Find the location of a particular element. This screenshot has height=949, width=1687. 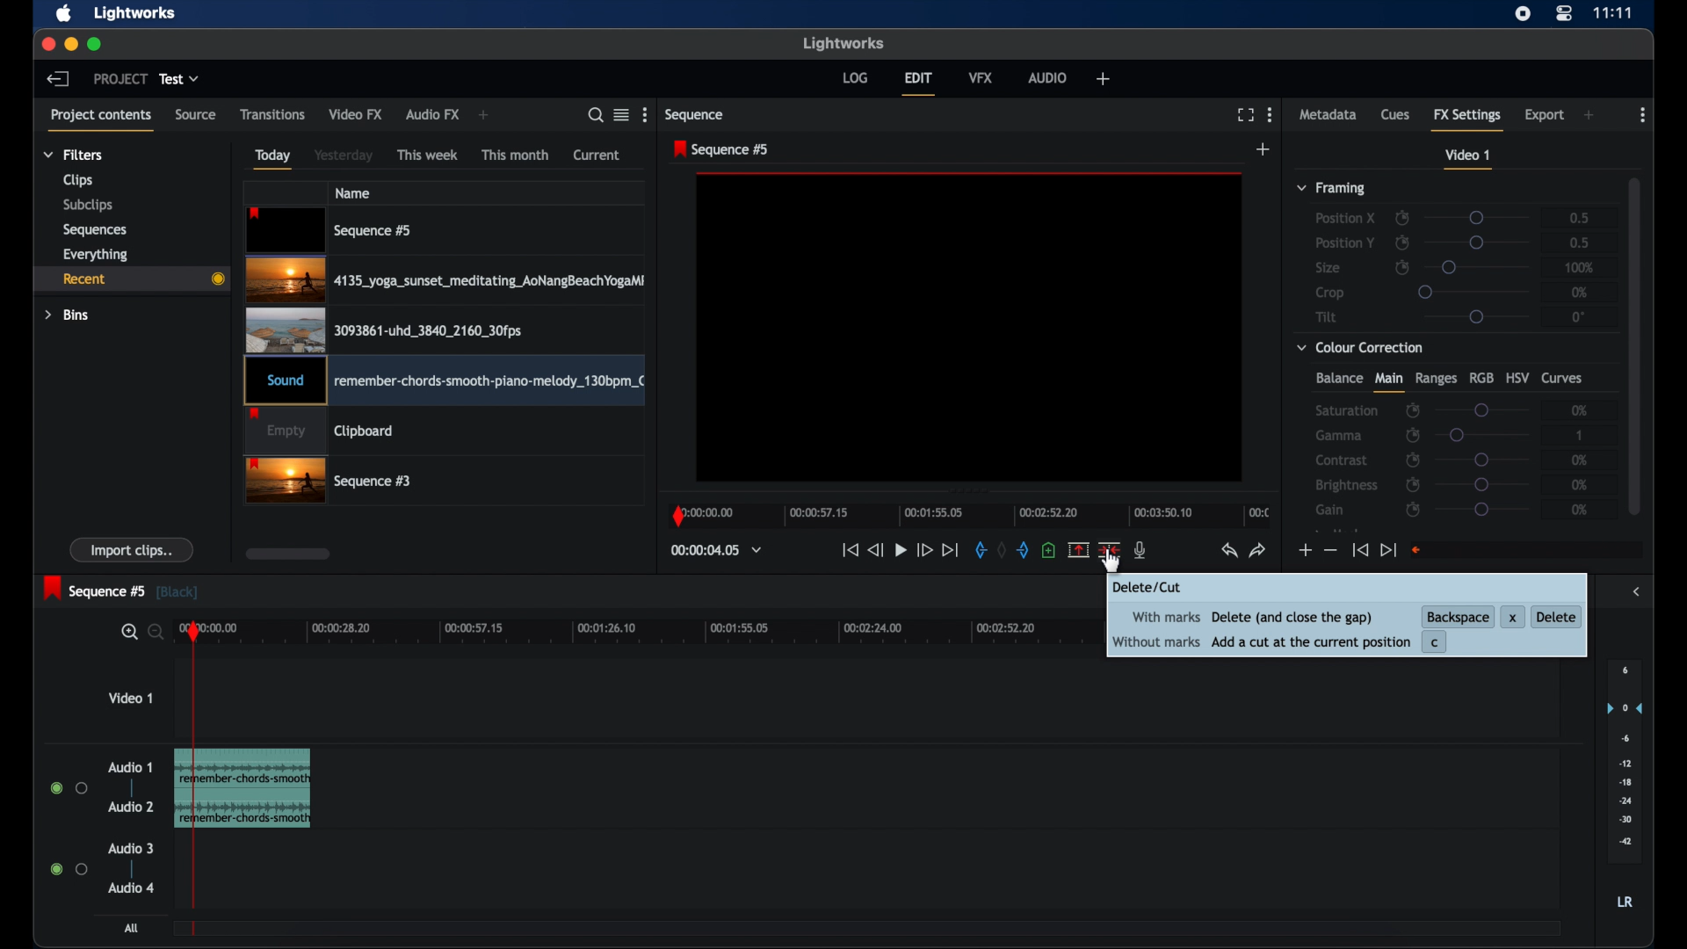

add is located at coordinates (1103, 78).